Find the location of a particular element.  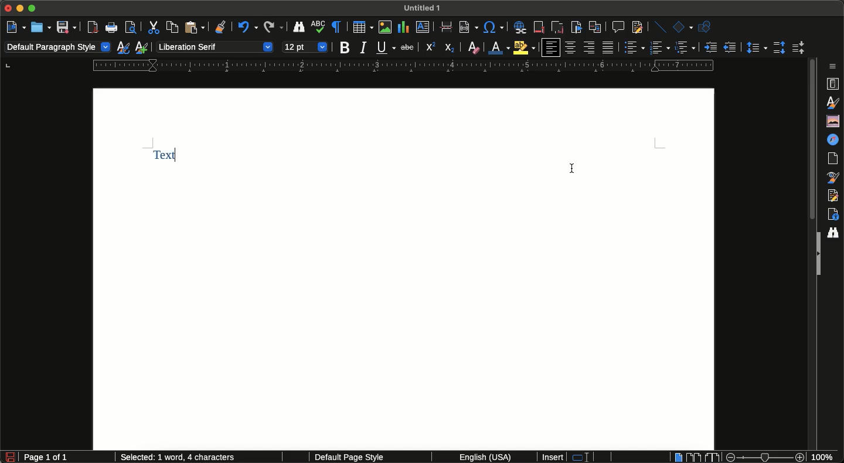

Inline is located at coordinates (447, 28).